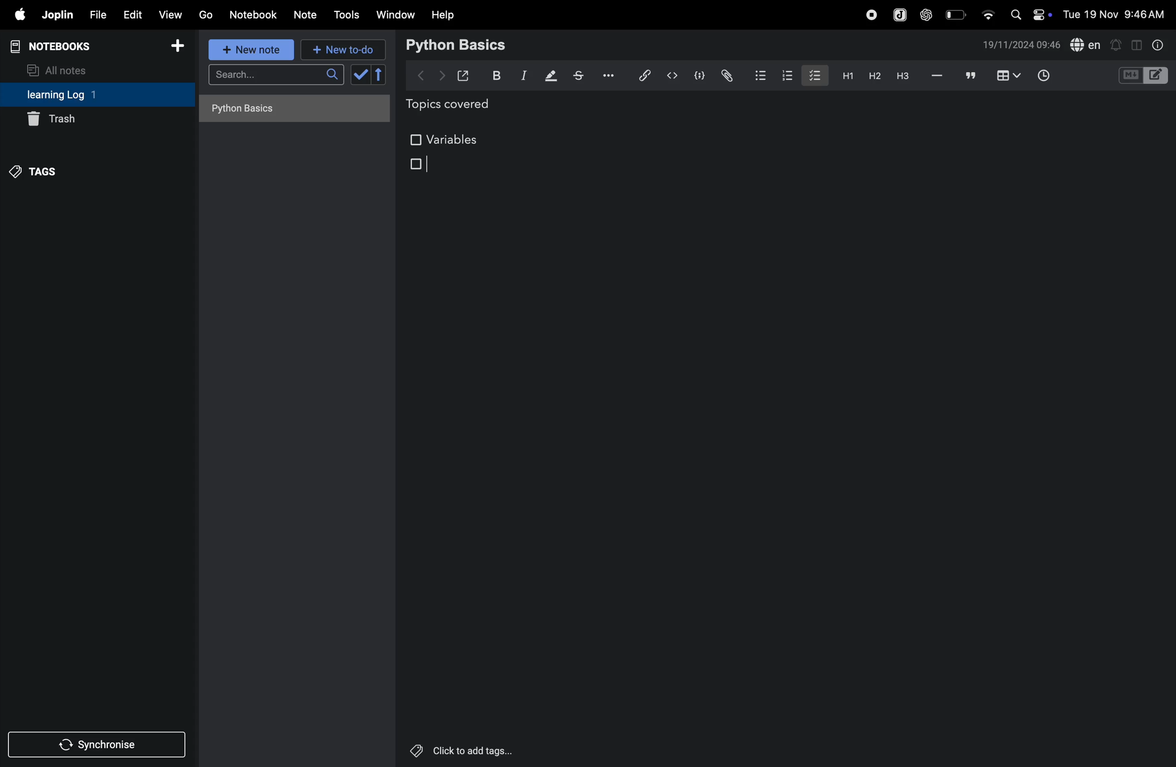 This screenshot has height=767, width=1176. What do you see at coordinates (76, 95) in the screenshot?
I see `learning log` at bounding box center [76, 95].